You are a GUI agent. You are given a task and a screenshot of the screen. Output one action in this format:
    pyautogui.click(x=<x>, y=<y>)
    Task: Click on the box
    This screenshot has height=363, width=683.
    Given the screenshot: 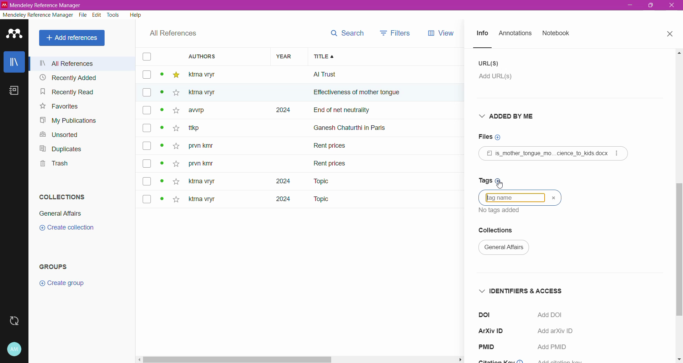 What is the action you would take?
    pyautogui.click(x=146, y=93)
    